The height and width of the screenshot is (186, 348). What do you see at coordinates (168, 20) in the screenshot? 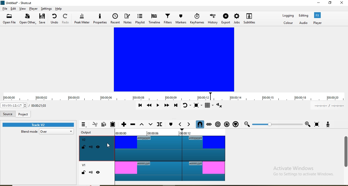
I see `Filters` at bounding box center [168, 20].